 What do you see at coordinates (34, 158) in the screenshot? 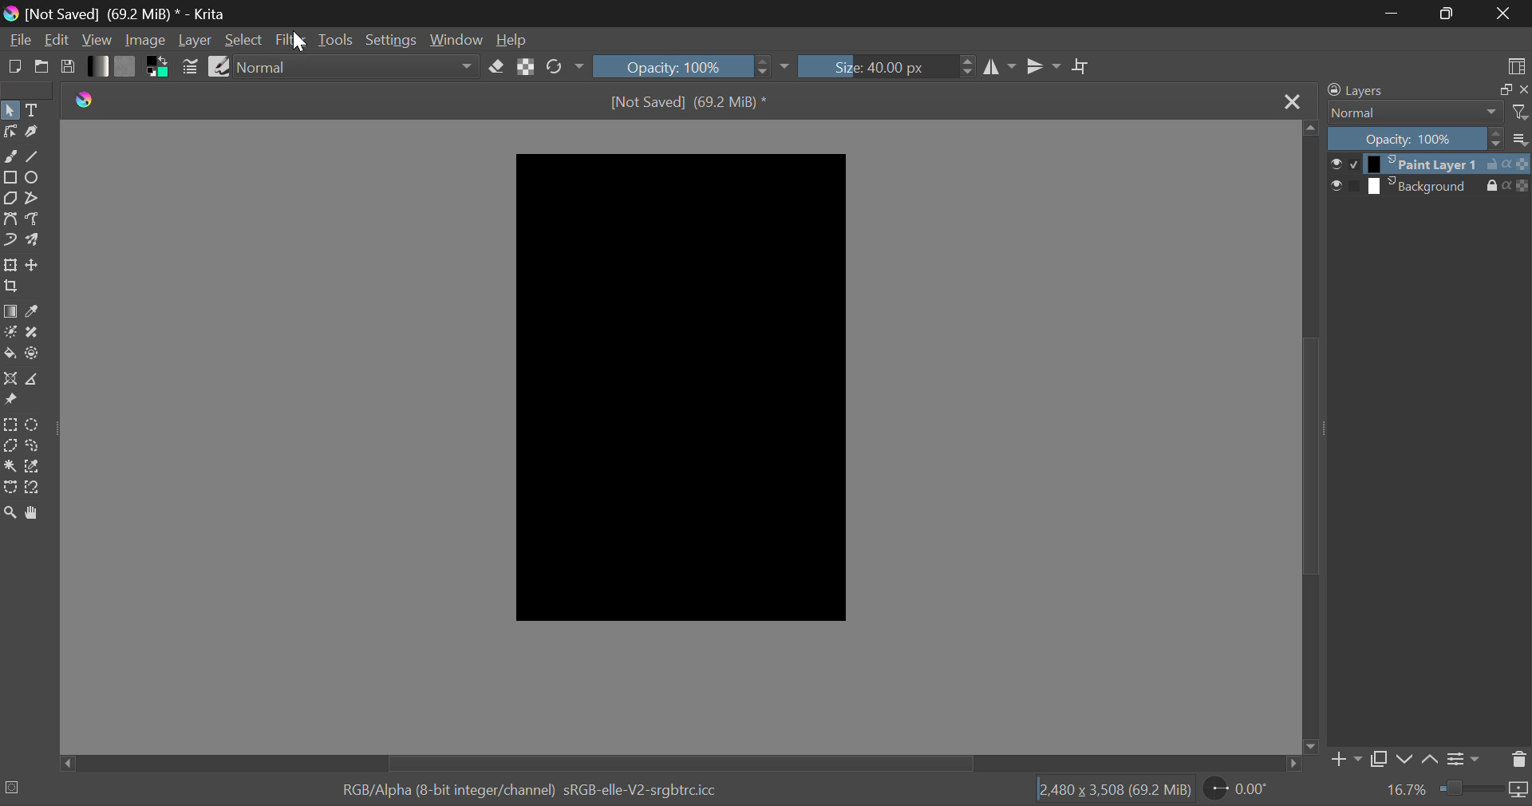
I see `Line` at bounding box center [34, 158].